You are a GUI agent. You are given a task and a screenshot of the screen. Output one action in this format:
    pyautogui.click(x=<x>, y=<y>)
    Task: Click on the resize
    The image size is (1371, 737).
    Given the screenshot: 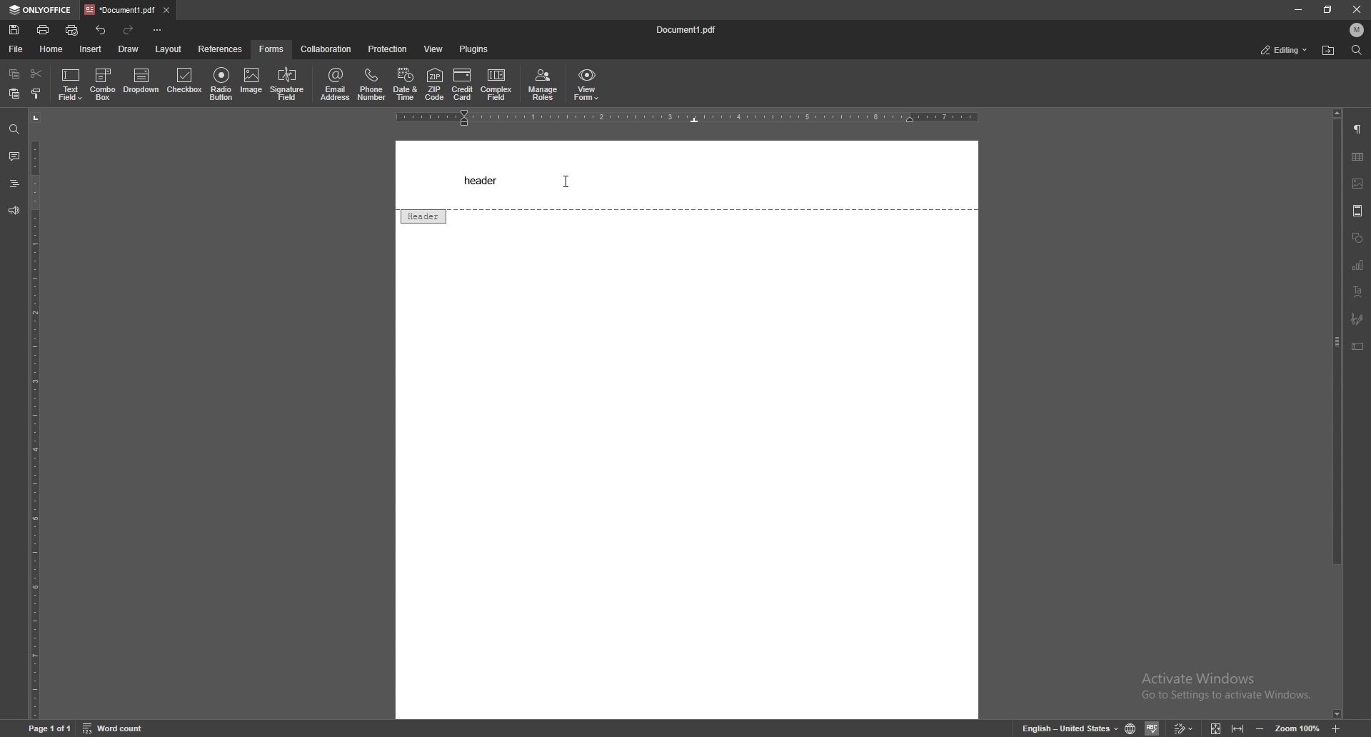 What is the action you would take?
    pyautogui.click(x=1327, y=9)
    